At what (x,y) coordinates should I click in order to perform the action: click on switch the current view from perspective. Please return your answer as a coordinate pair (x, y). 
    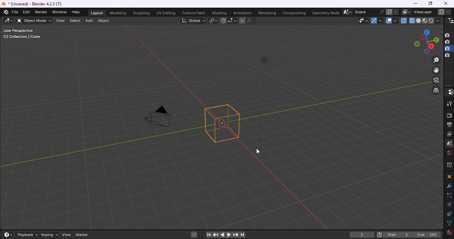
    Looking at the image, I should click on (436, 90).